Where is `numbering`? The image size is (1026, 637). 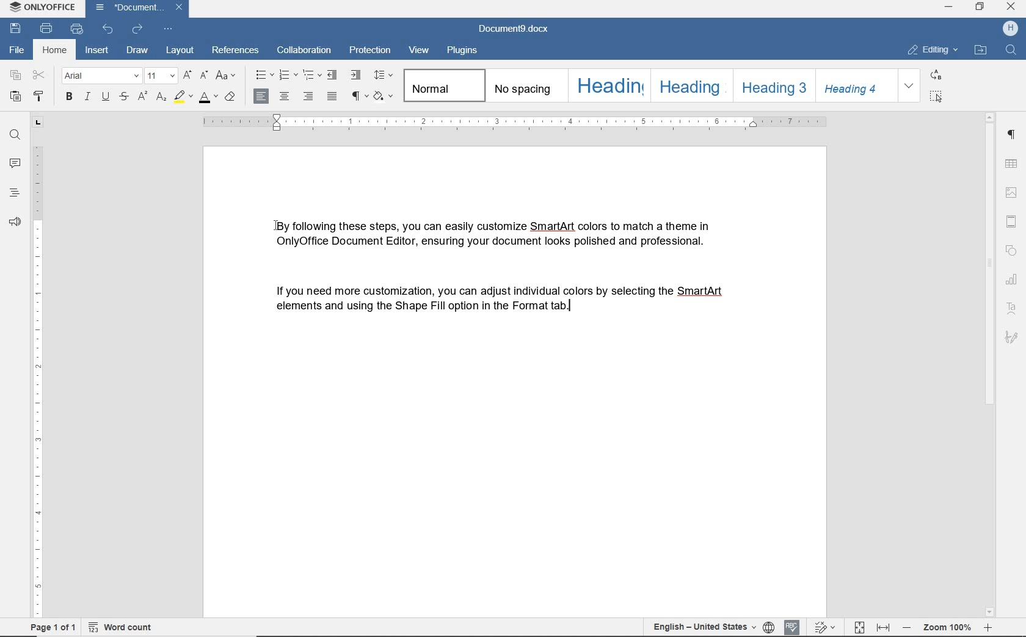 numbering is located at coordinates (285, 73).